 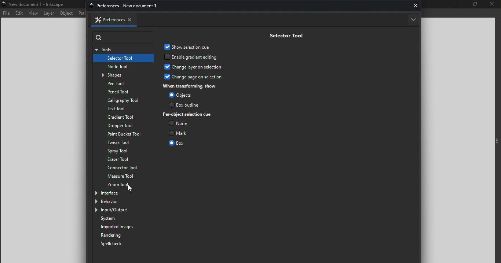 What do you see at coordinates (184, 104) in the screenshot?
I see `Box outline` at bounding box center [184, 104].